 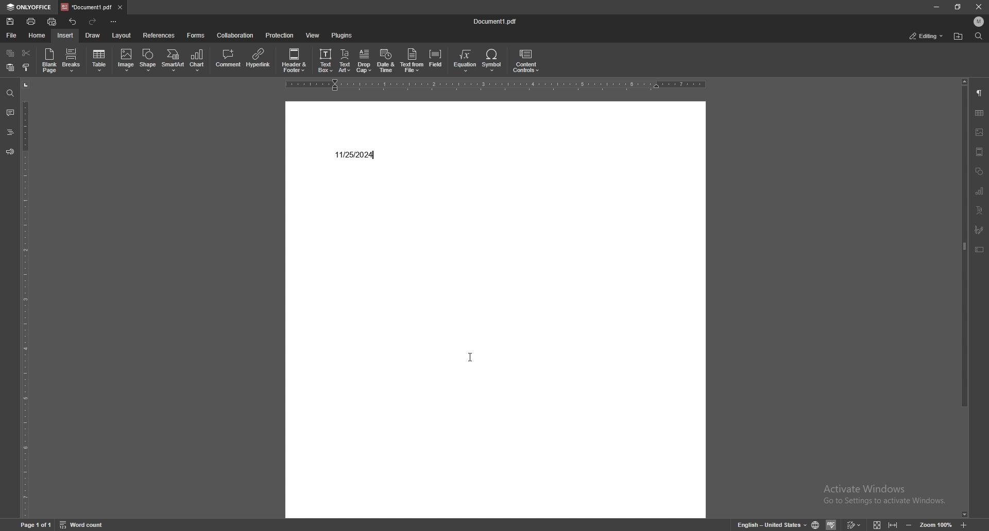 I want to click on track changes, so click(x=853, y=524).